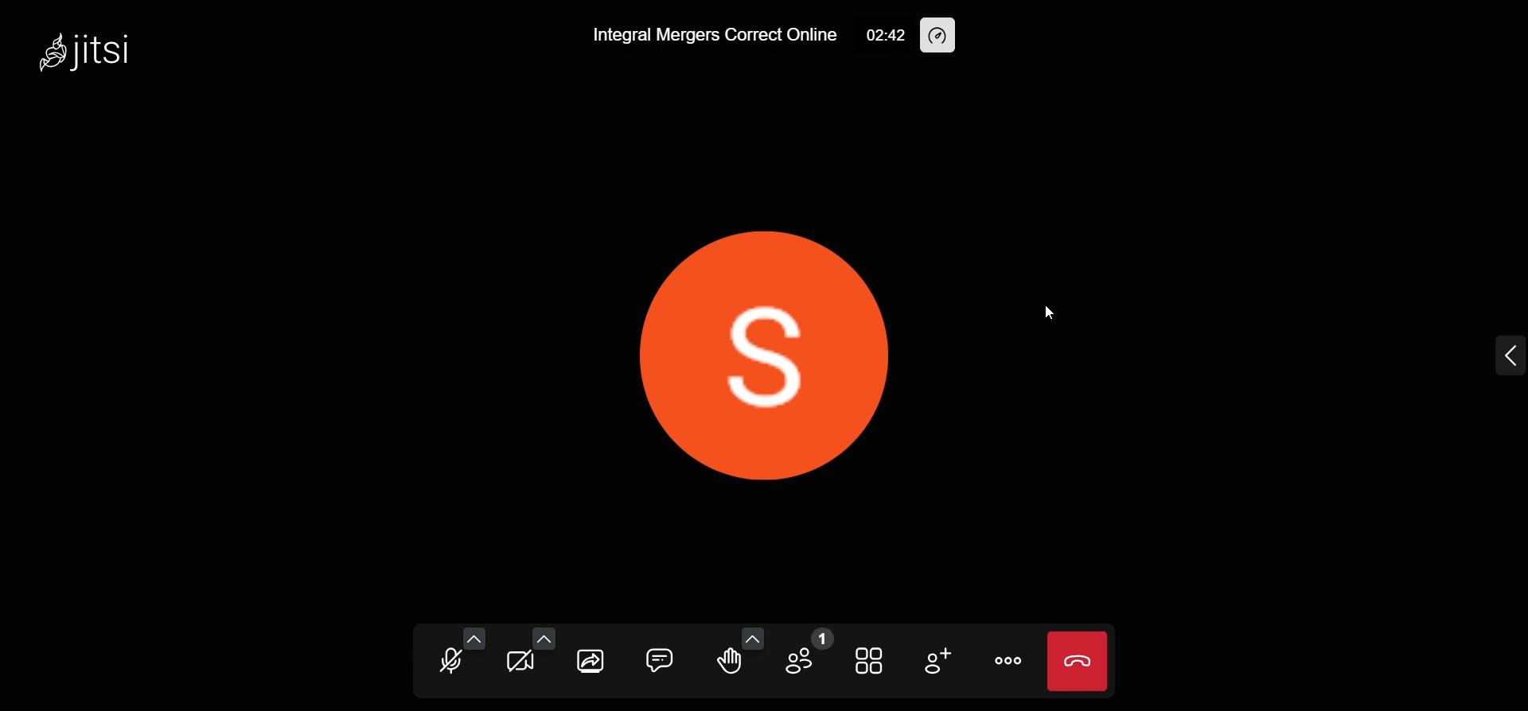 Image resolution: width=1528 pixels, height=711 pixels. Describe the element at coordinates (1053, 316) in the screenshot. I see `Cursor` at that location.